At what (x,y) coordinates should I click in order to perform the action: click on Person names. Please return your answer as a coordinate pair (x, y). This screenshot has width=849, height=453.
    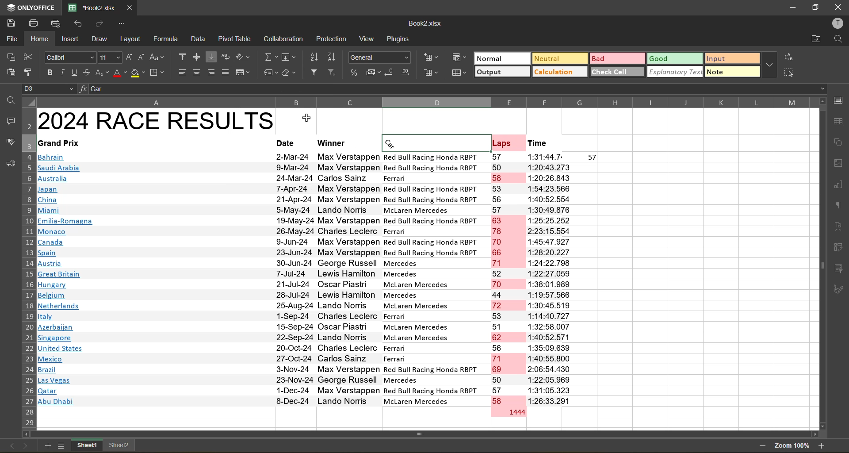
    Looking at the image, I should click on (348, 279).